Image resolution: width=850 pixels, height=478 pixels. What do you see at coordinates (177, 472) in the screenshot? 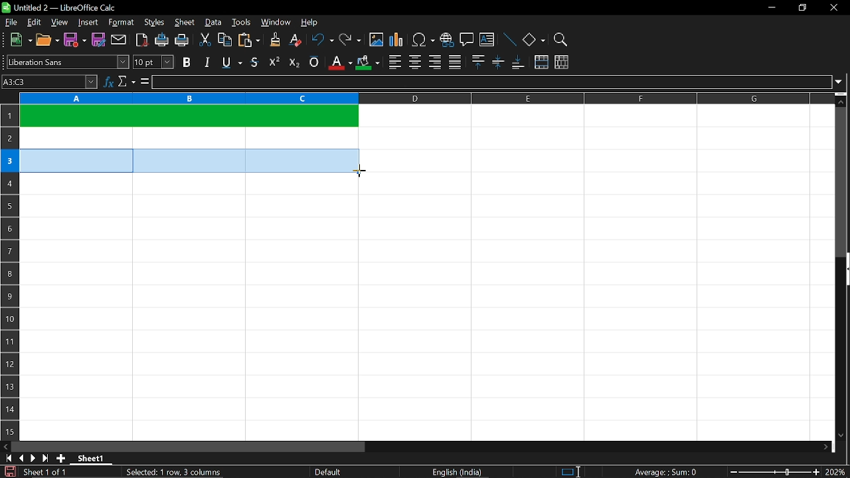
I see `Selected: 1 row, 3 columns` at bounding box center [177, 472].